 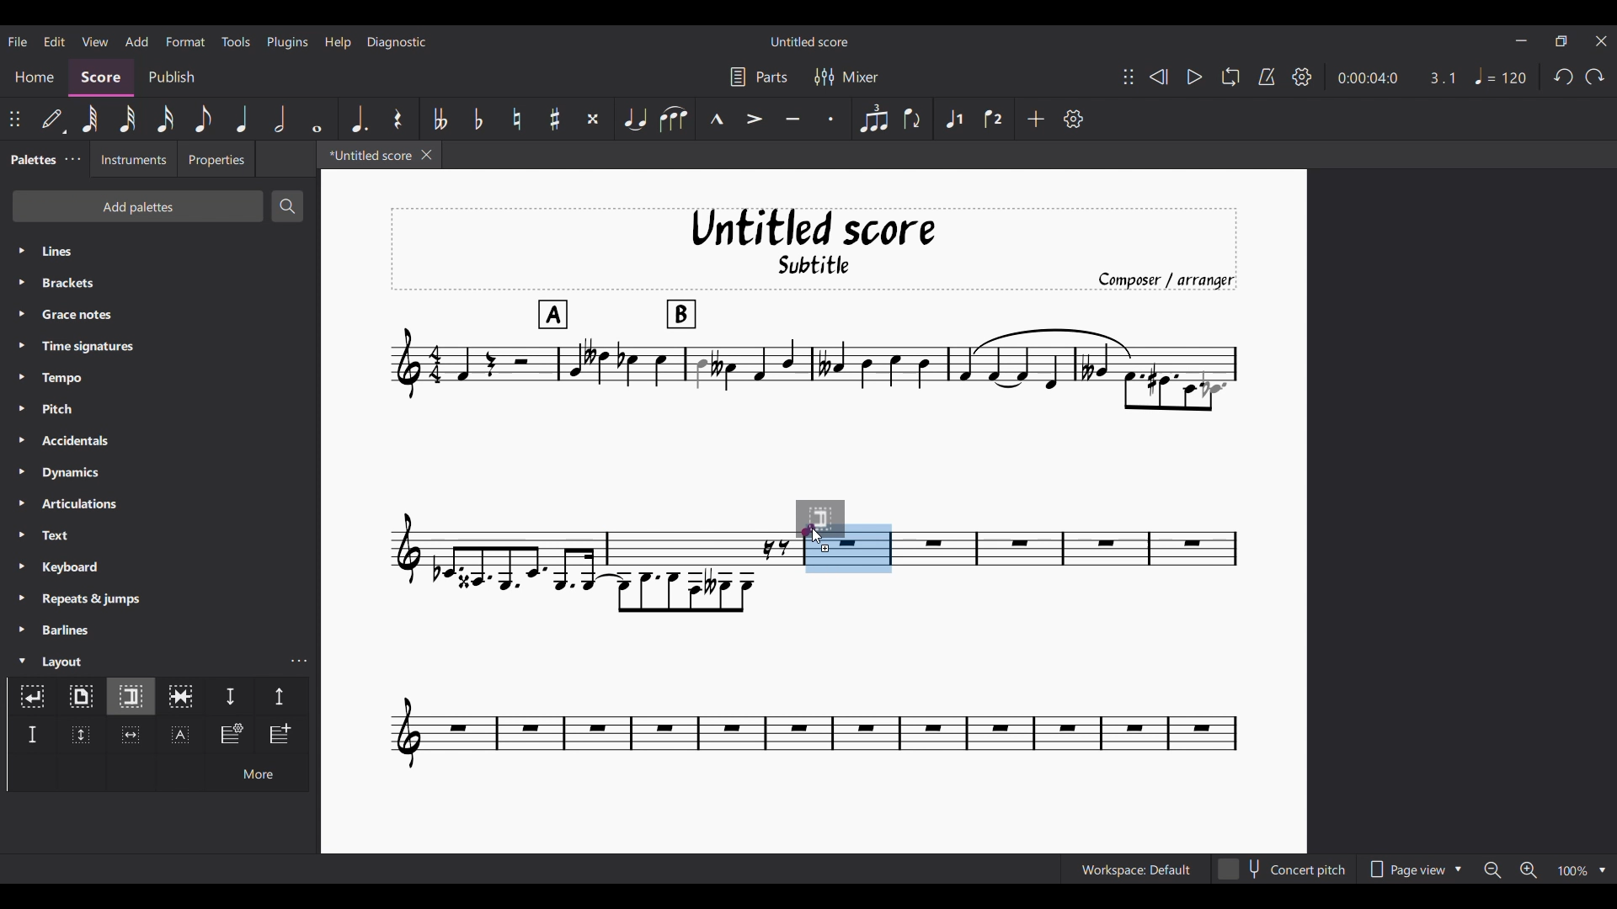 I want to click on Current score, so click(x=590, y=536).